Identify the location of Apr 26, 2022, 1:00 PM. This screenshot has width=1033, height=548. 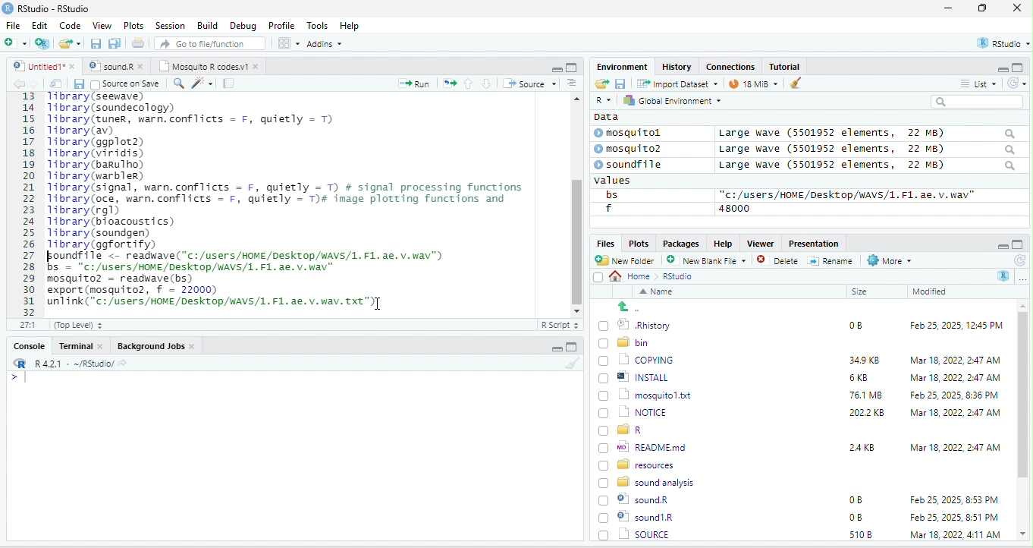
(956, 536).